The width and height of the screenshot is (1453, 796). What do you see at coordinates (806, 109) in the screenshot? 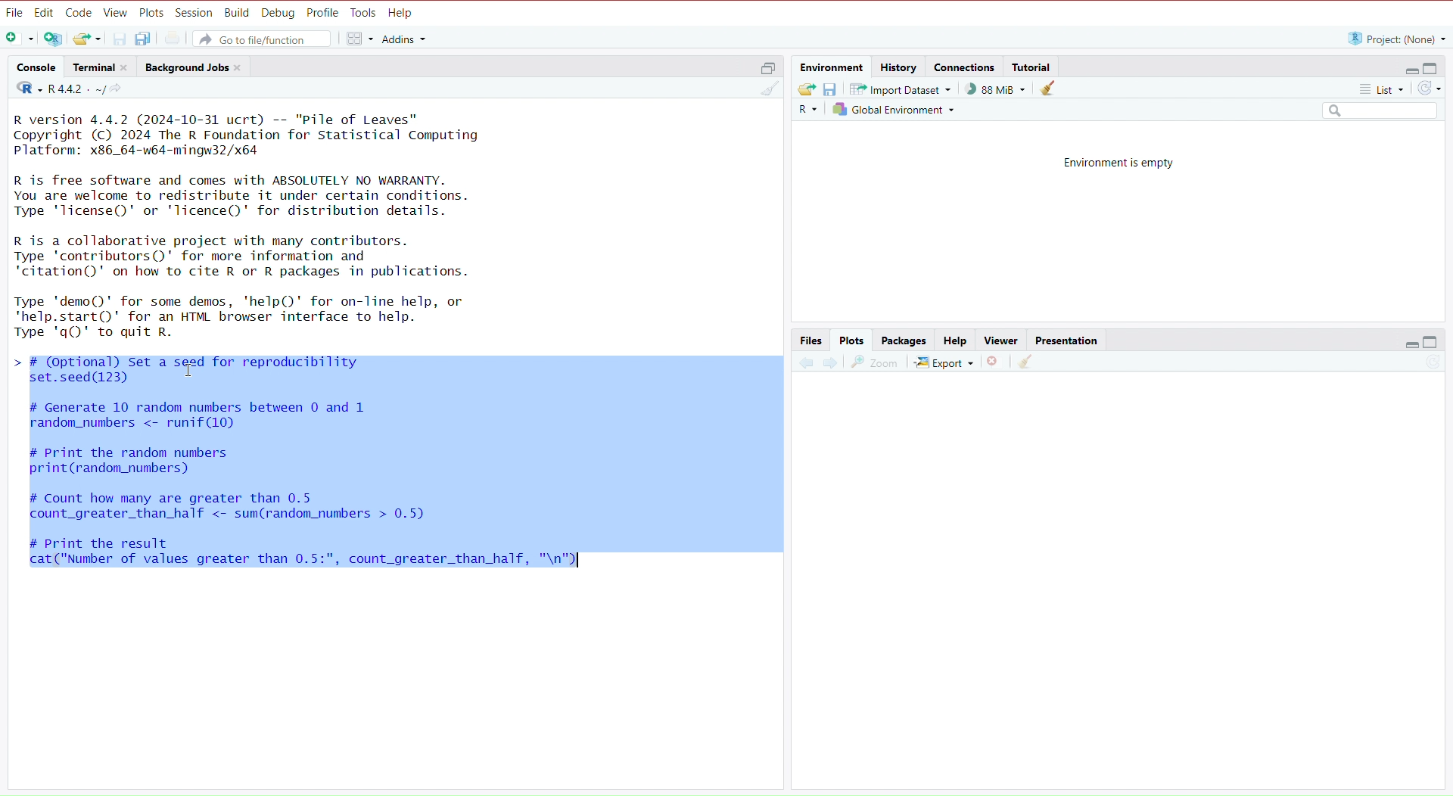
I see `R` at bounding box center [806, 109].